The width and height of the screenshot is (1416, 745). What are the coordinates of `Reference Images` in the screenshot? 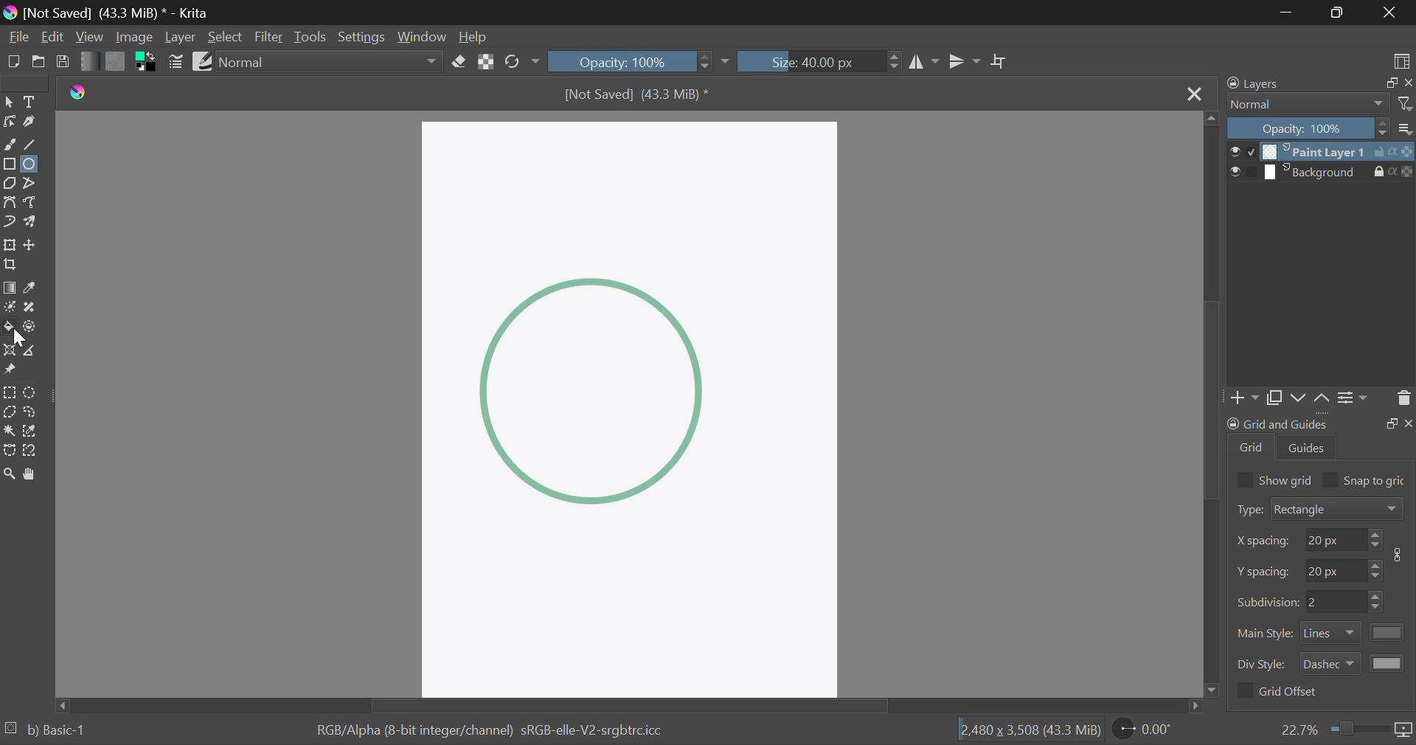 It's located at (9, 369).